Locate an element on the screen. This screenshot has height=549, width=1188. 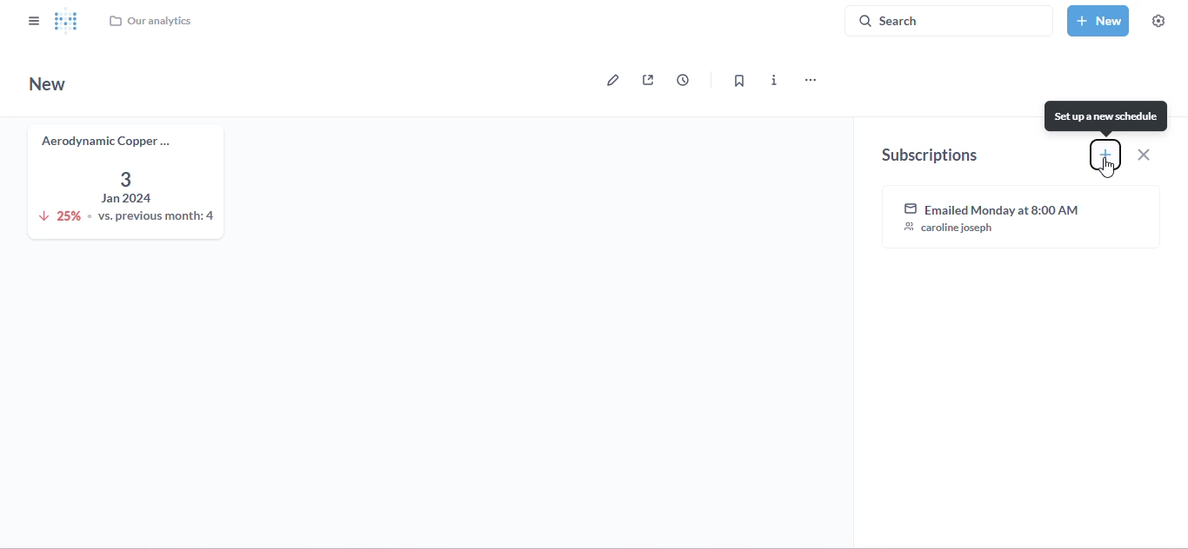
bookmark is located at coordinates (738, 81).